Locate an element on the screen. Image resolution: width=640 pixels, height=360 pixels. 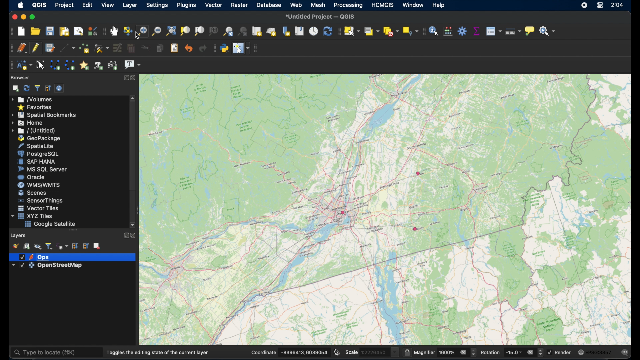
pan map is located at coordinates (114, 31).